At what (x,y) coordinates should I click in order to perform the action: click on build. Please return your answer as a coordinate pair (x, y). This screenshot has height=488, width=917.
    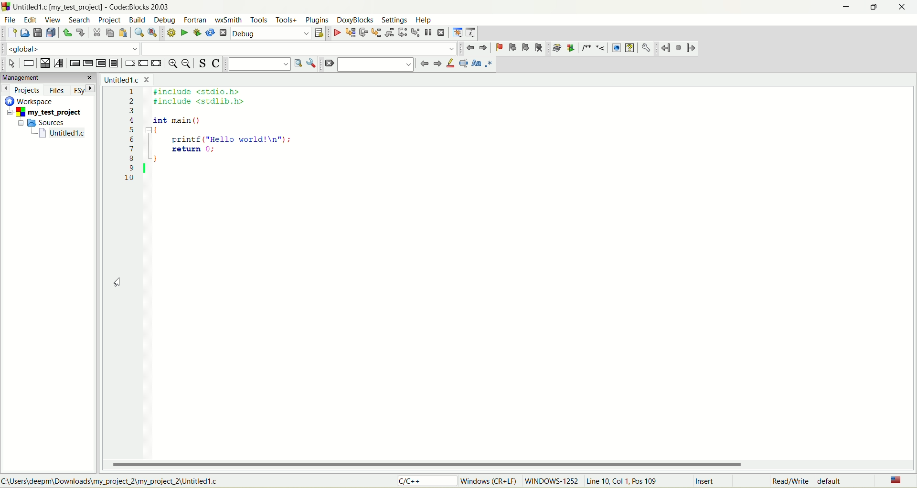
    Looking at the image, I should click on (171, 33).